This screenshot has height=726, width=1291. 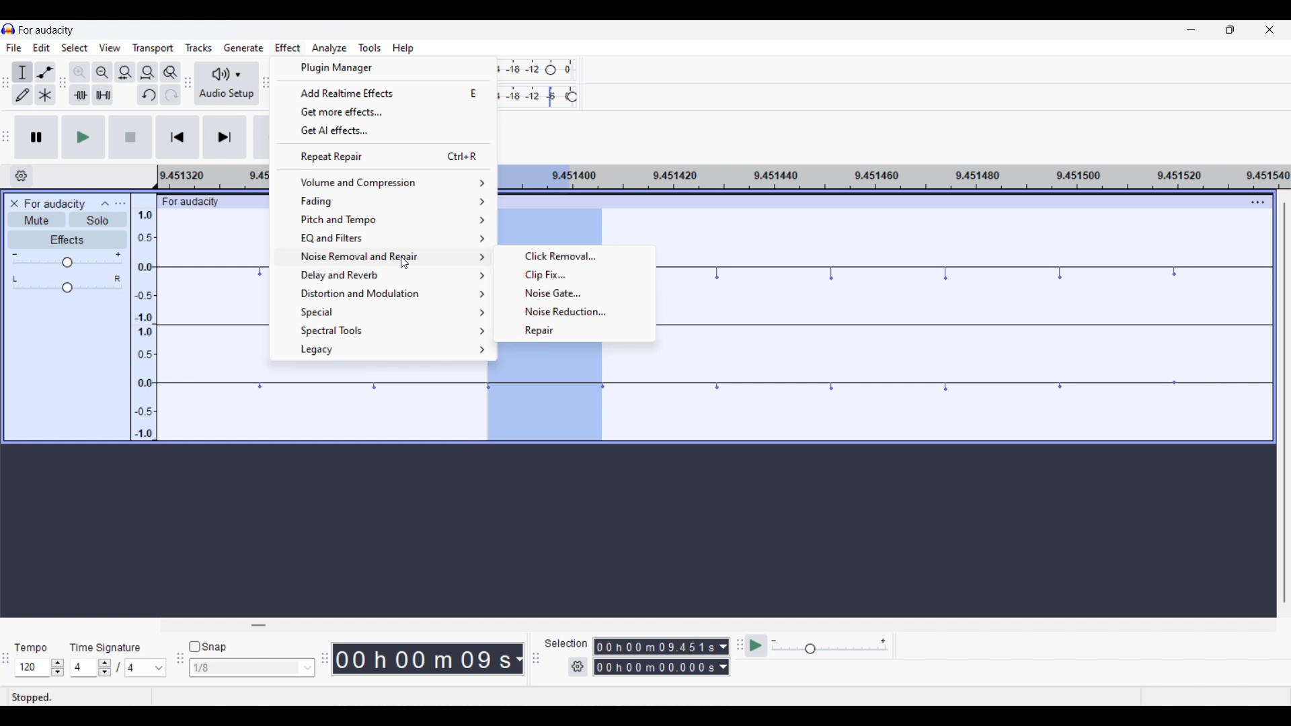 I want to click on Click removal, so click(x=575, y=255).